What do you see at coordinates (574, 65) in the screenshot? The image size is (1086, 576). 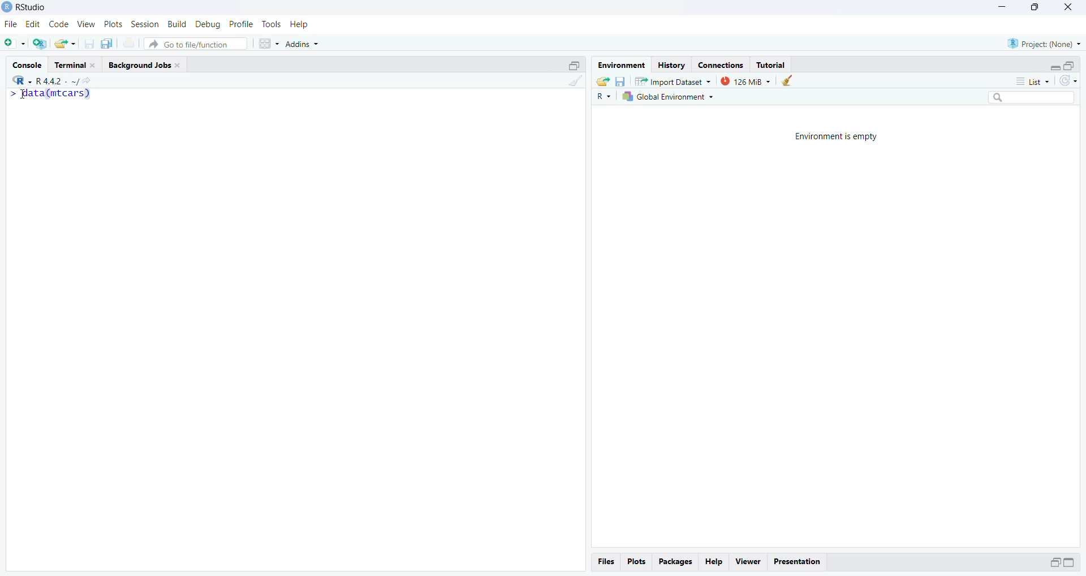 I see `minimize` at bounding box center [574, 65].